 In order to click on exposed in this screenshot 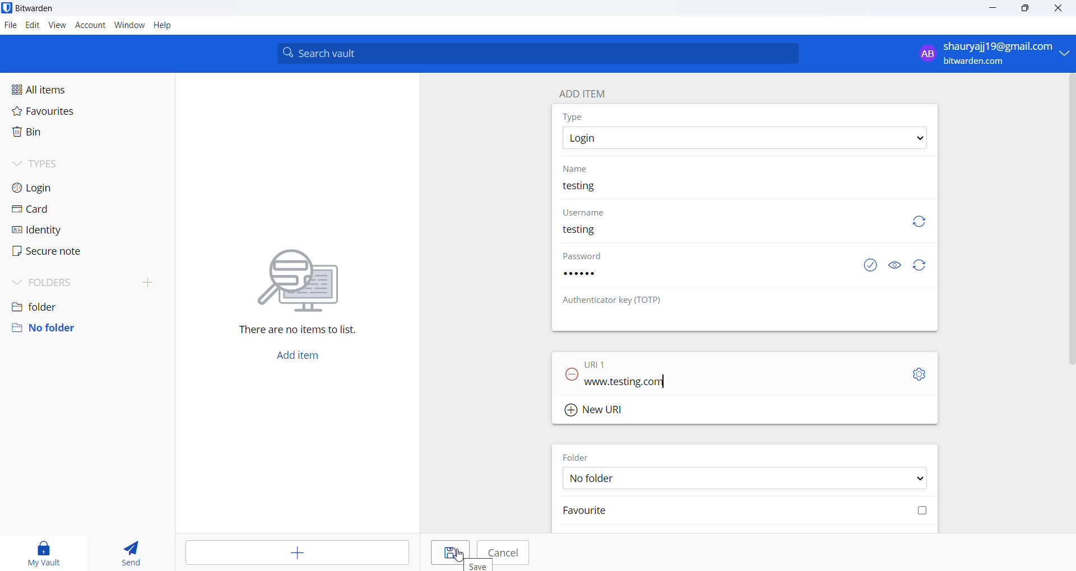, I will do `click(870, 264)`.